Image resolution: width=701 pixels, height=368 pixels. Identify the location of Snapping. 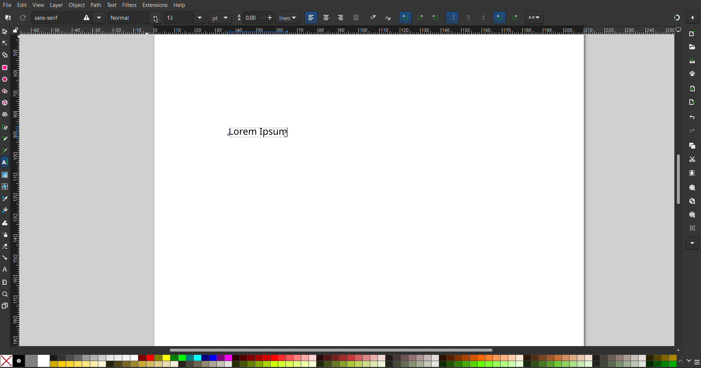
(677, 16).